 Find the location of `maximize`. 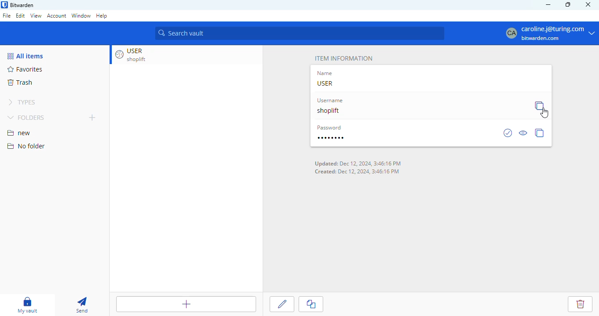

maximize is located at coordinates (568, 4).